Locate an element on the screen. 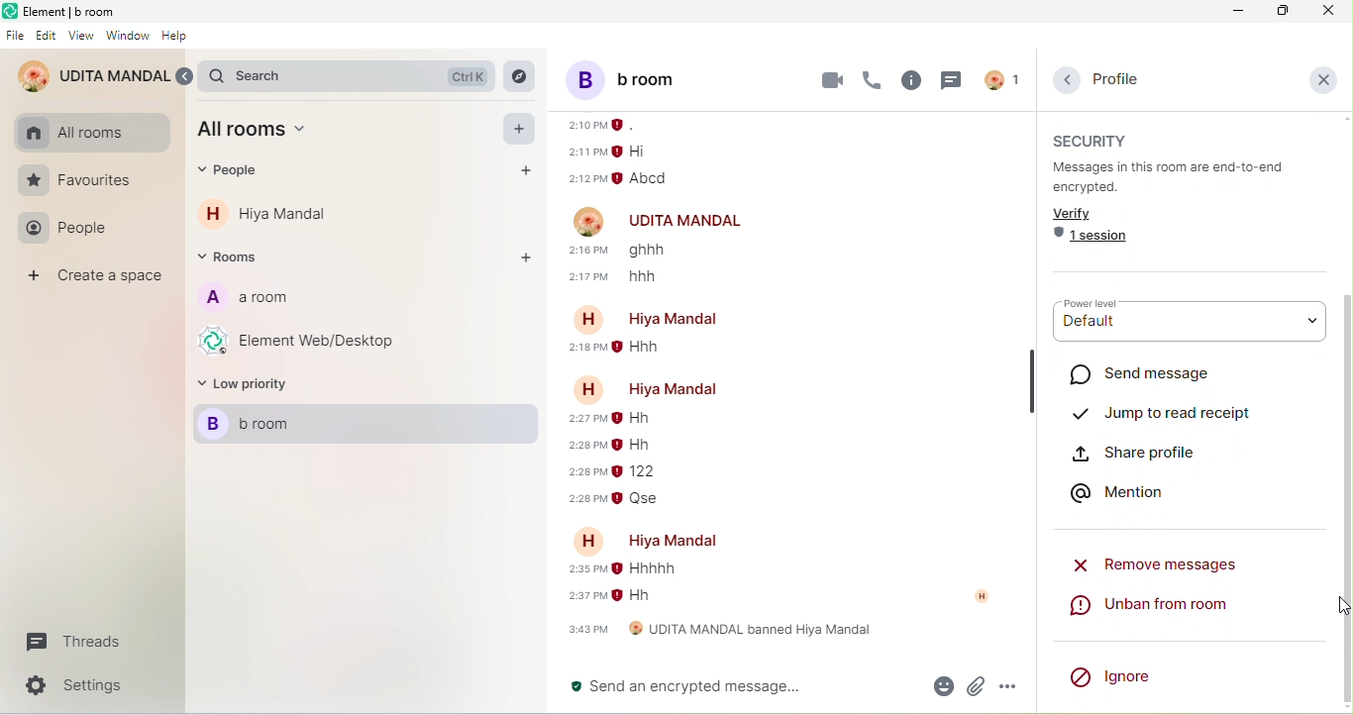 The height and width of the screenshot is (715, 1353). hi message  is located at coordinates (643, 153).